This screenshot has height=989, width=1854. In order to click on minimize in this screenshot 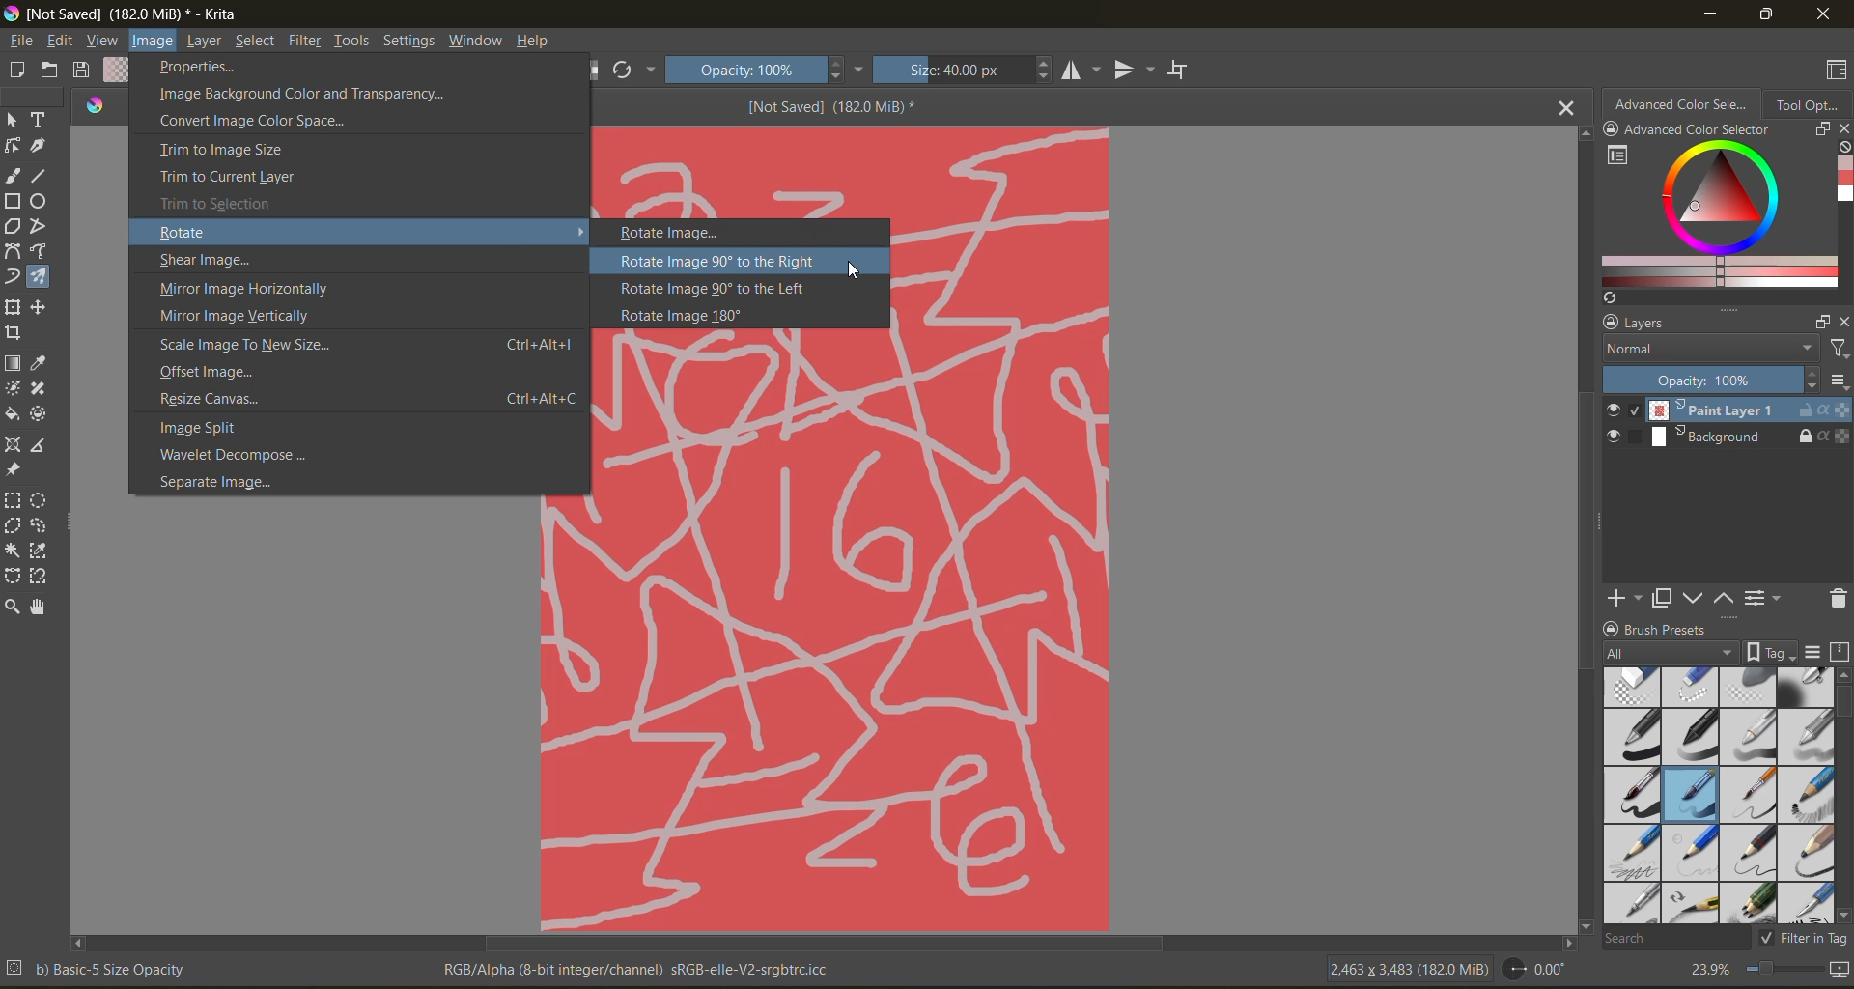, I will do `click(1710, 13)`.